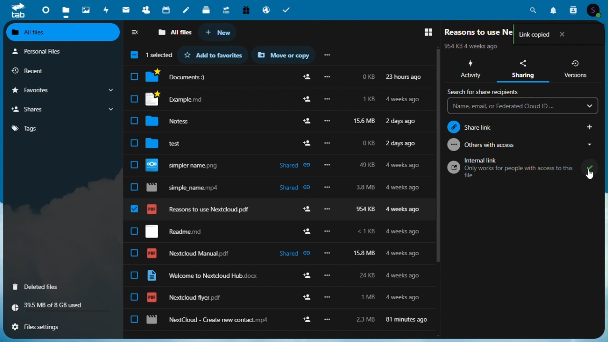 The width and height of the screenshot is (608, 342). Describe the element at coordinates (182, 76) in the screenshot. I see `documents` at that location.